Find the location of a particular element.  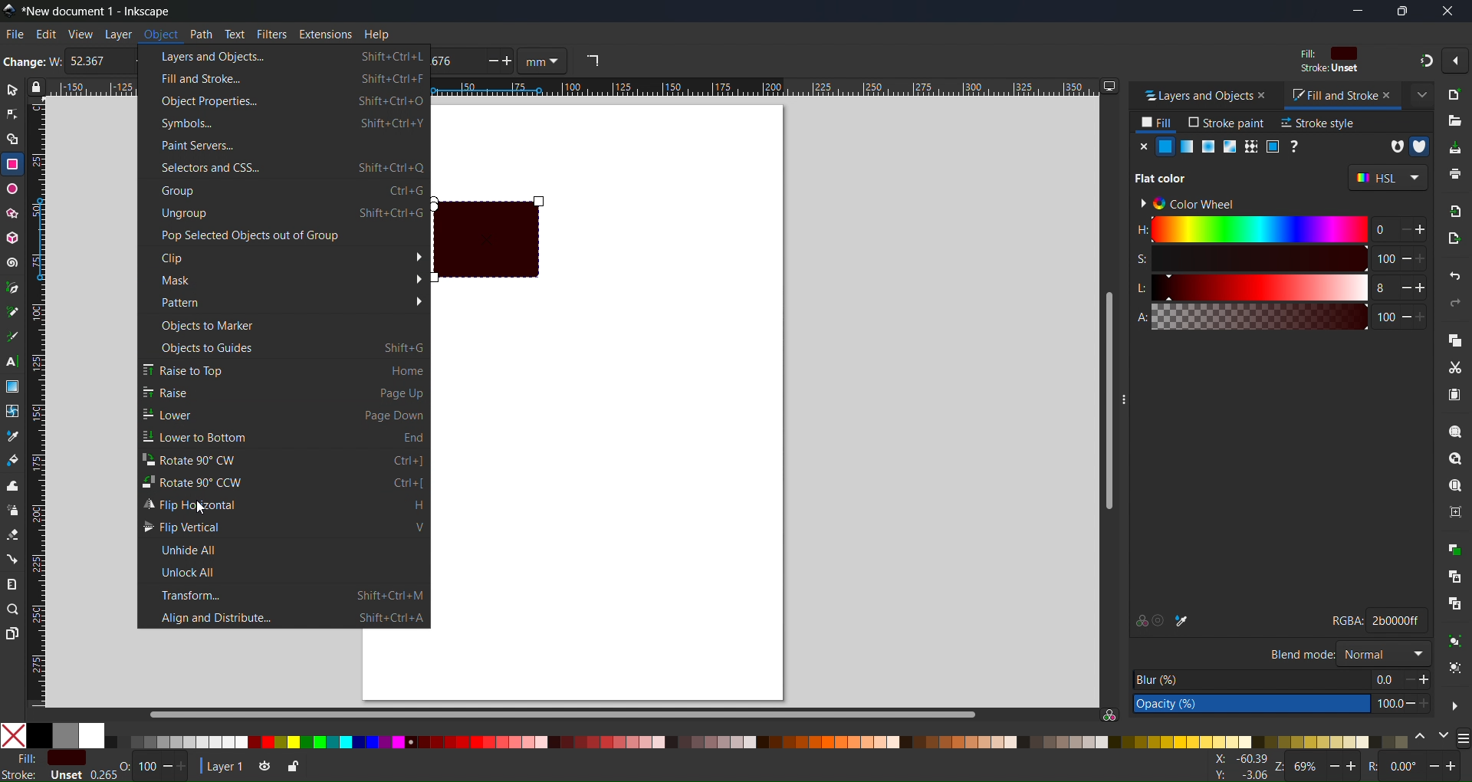

edit Blur percentage is located at coordinates (1250, 678).